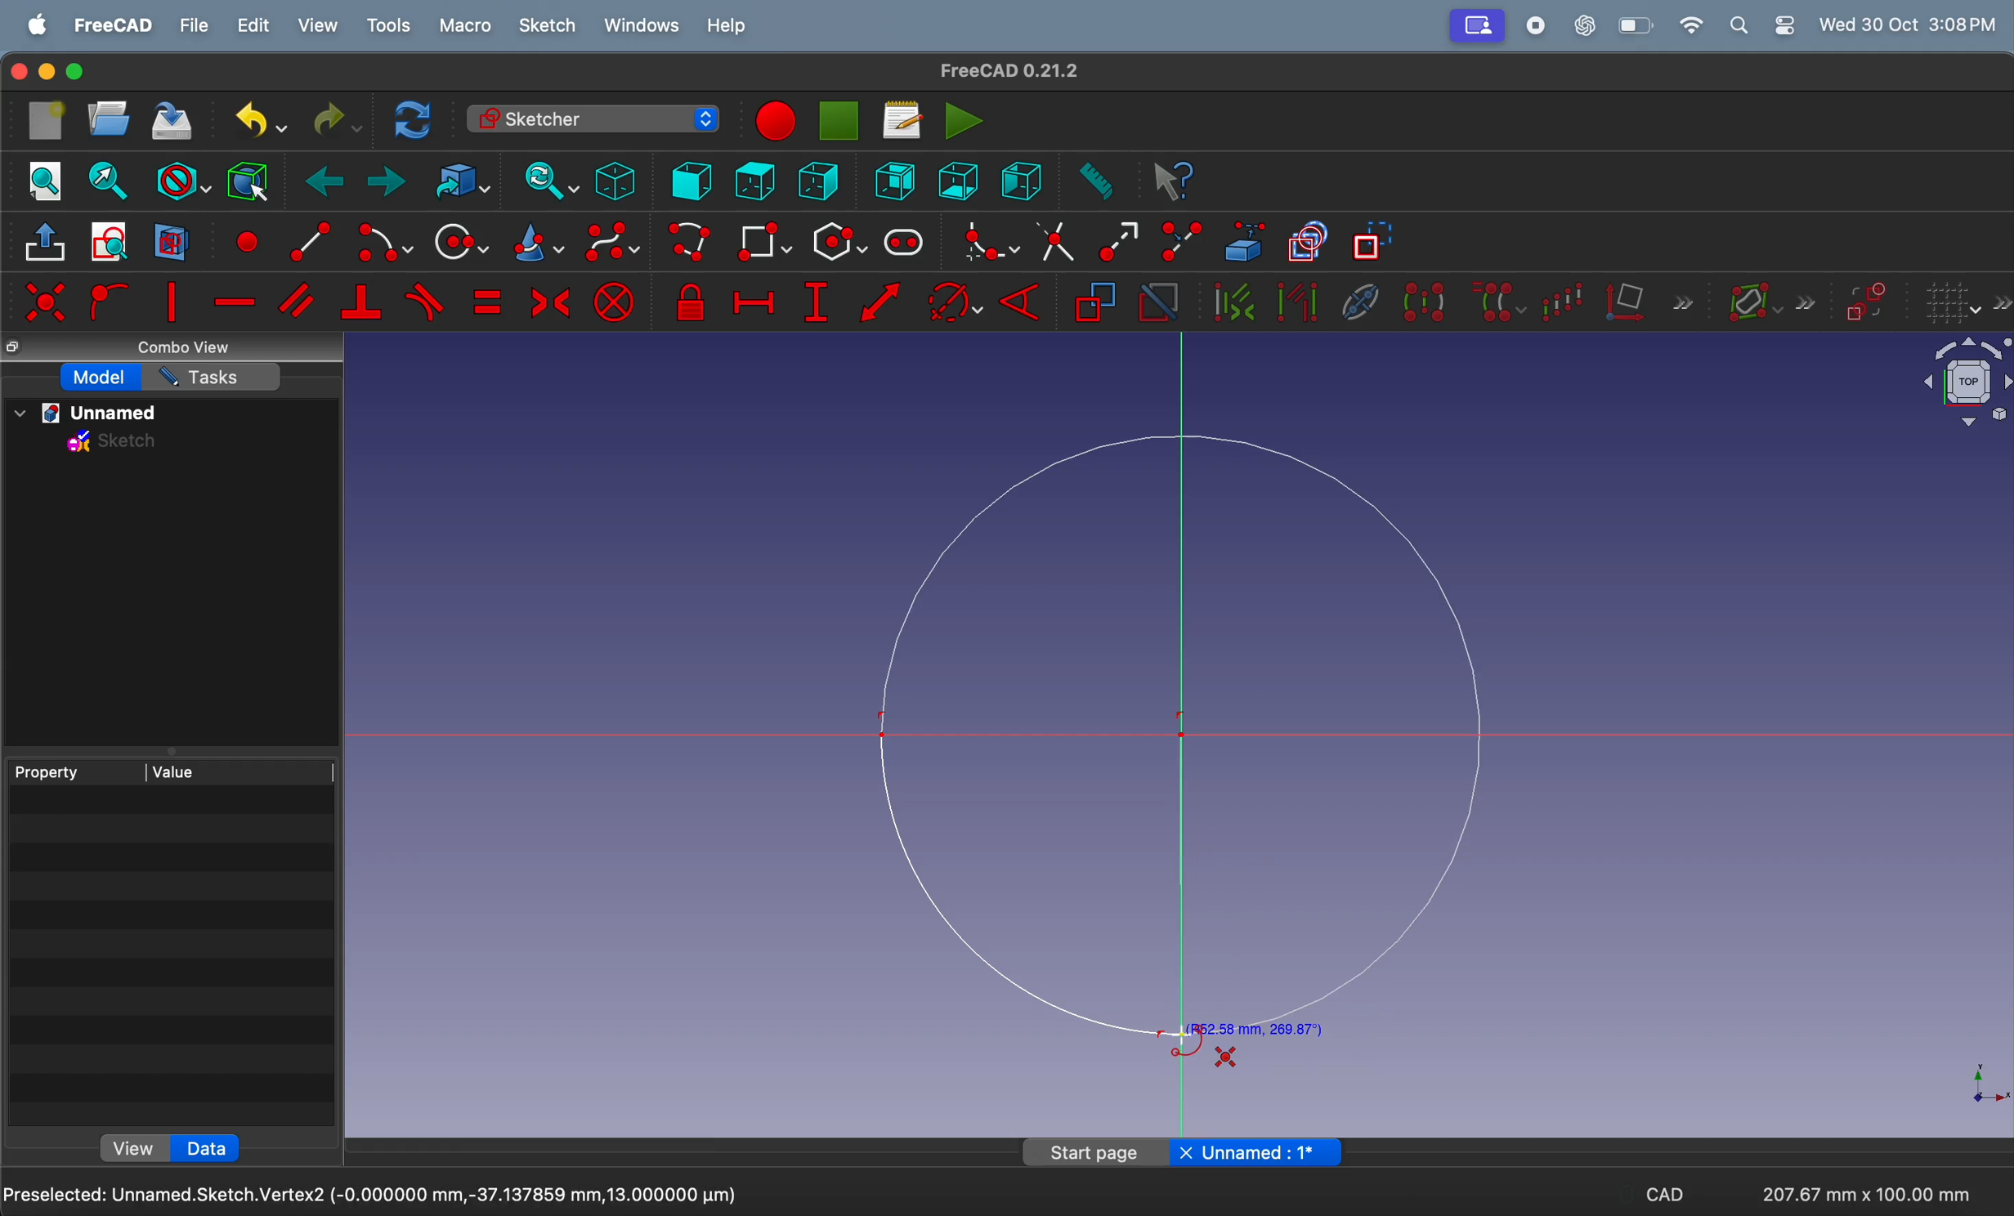 The width and height of the screenshot is (2014, 1216). What do you see at coordinates (333, 120) in the screenshot?
I see `redo` at bounding box center [333, 120].